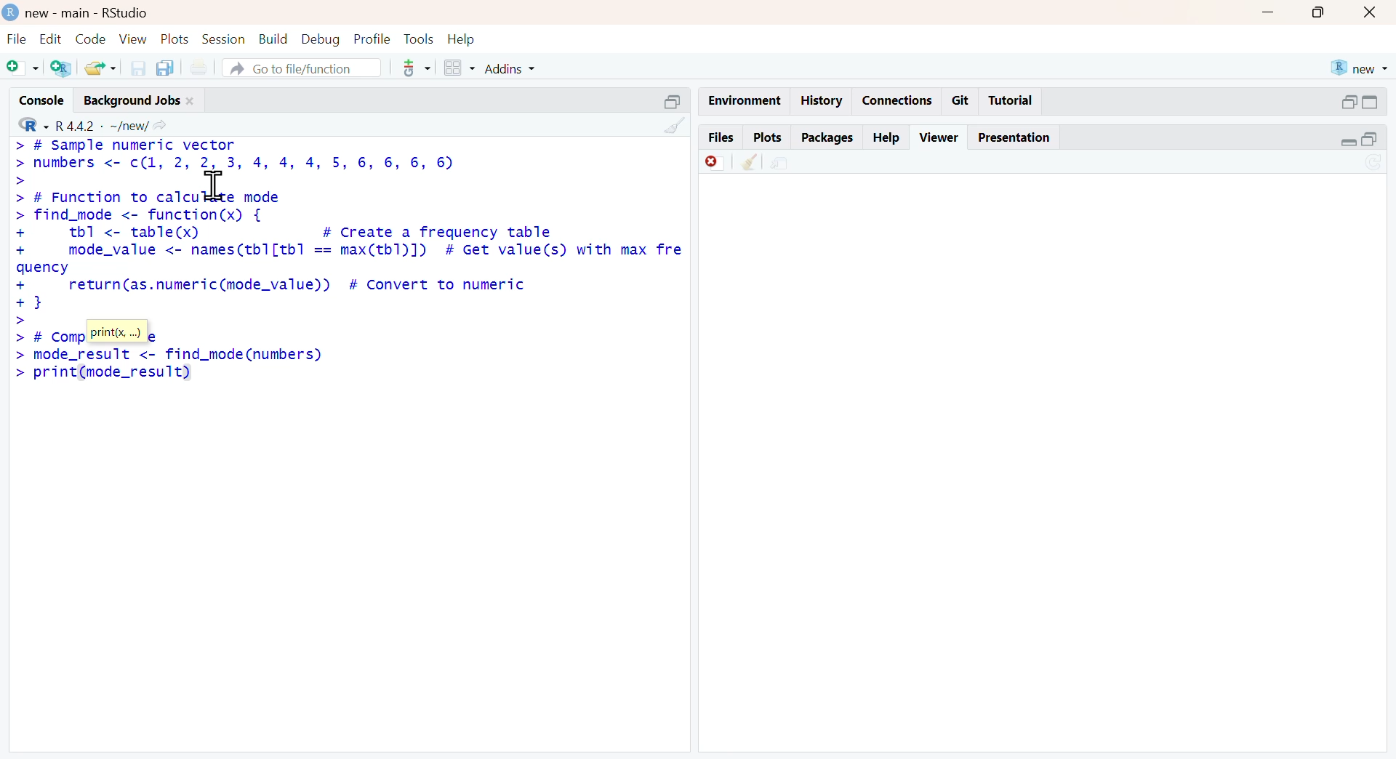 The width and height of the screenshot is (1396, 759). Describe the element at coordinates (168, 366) in the screenshot. I see `> mode_result <- Tind_mode (numbers)
> print(mode_result)` at that location.